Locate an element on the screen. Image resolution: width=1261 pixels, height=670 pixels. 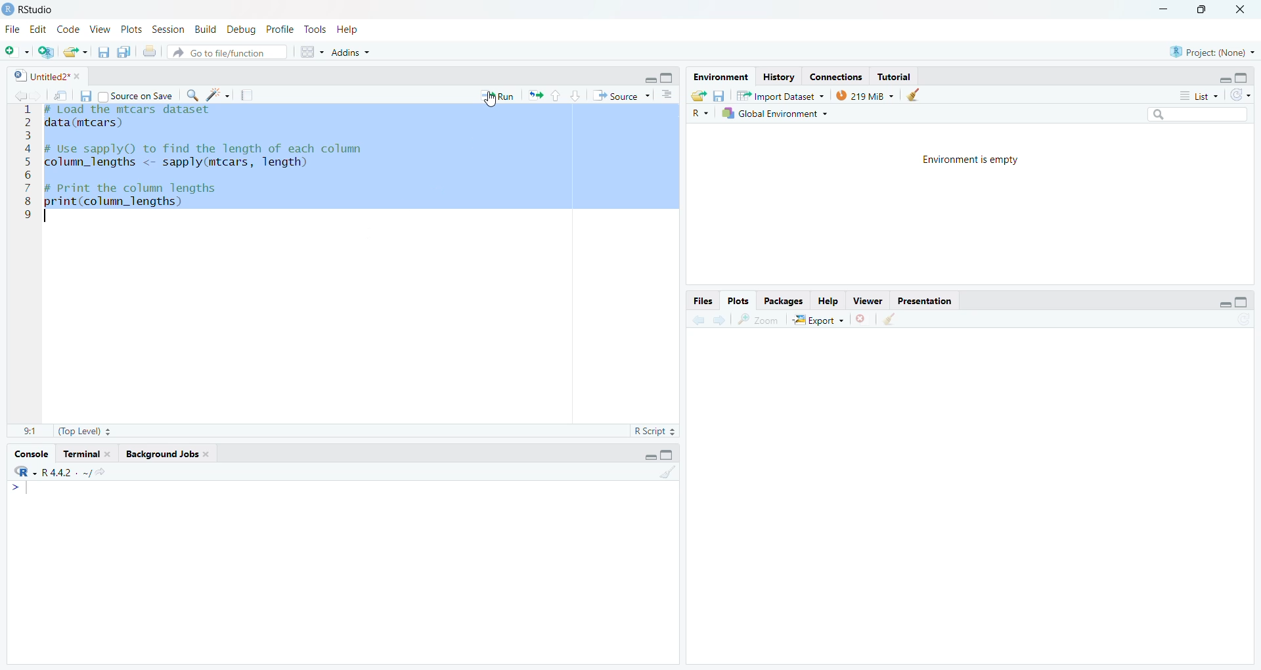
Save is located at coordinates (720, 95).